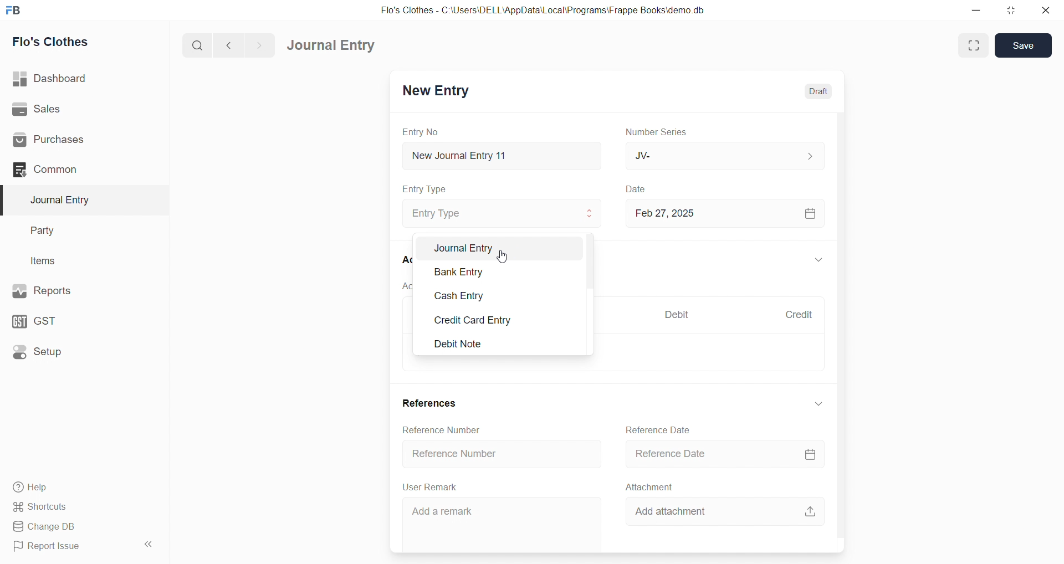 The image size is (1064, 564). What do you see at coordinates (469, 271) in the screenshot?
I see `Bank Entry` at bounding box center [469, 271].